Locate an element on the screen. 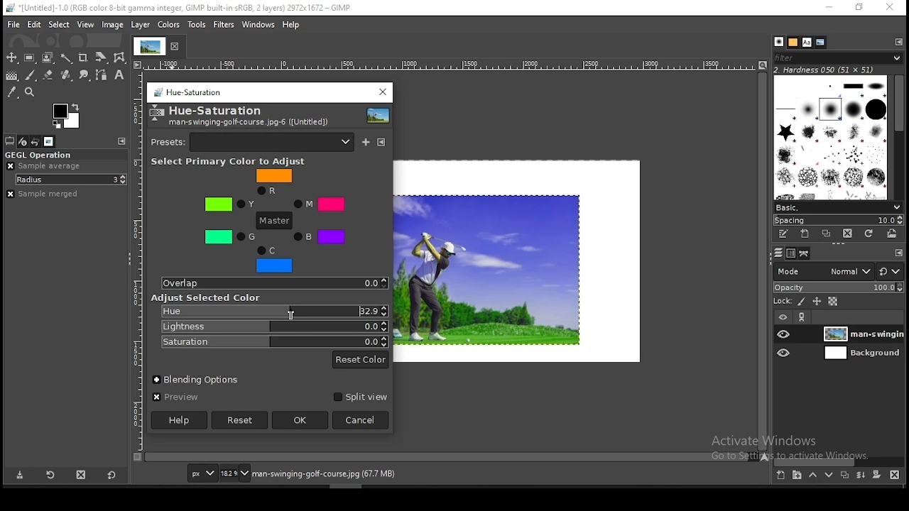 The height and width of the screenshot is (511, 909). close window is located at coordinates (381, 93).